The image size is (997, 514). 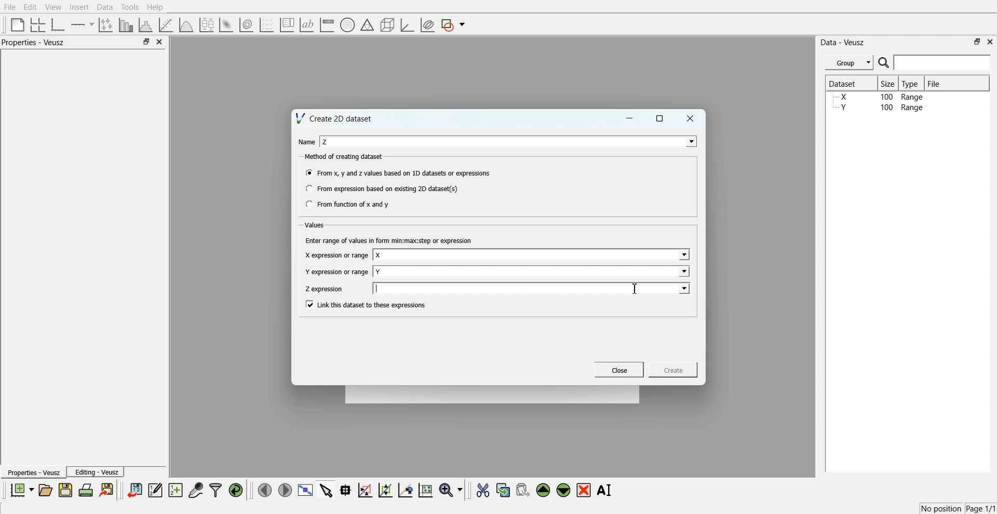 I want to click on Properties - Veusz, so click(x=33, y=42).